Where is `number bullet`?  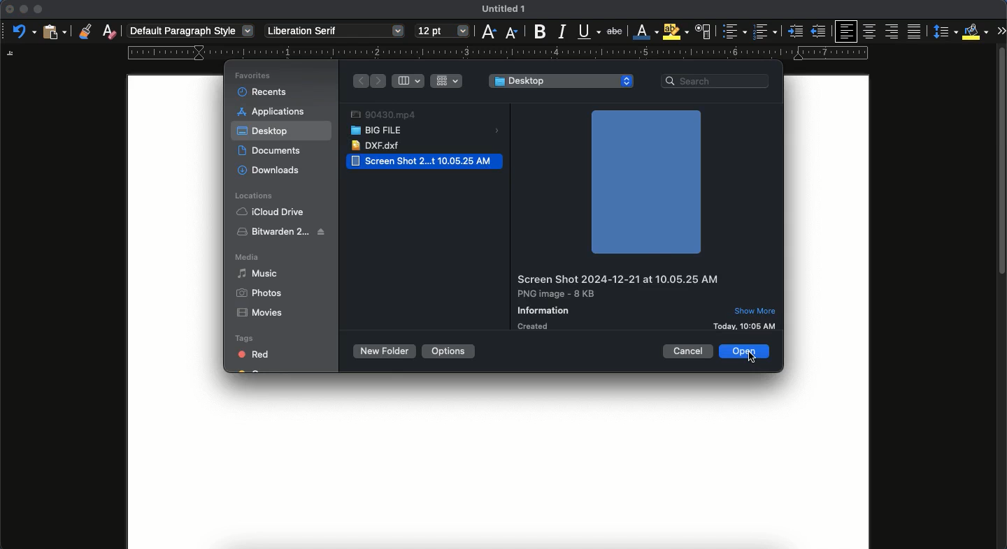 number bullet is located at coordinates (764, 32).